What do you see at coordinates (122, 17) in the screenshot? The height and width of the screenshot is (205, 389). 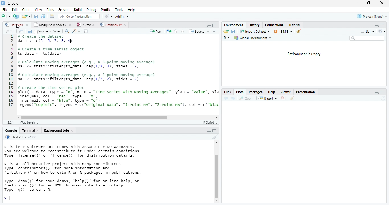 I see `Addins` at bounding box center [122, 17].